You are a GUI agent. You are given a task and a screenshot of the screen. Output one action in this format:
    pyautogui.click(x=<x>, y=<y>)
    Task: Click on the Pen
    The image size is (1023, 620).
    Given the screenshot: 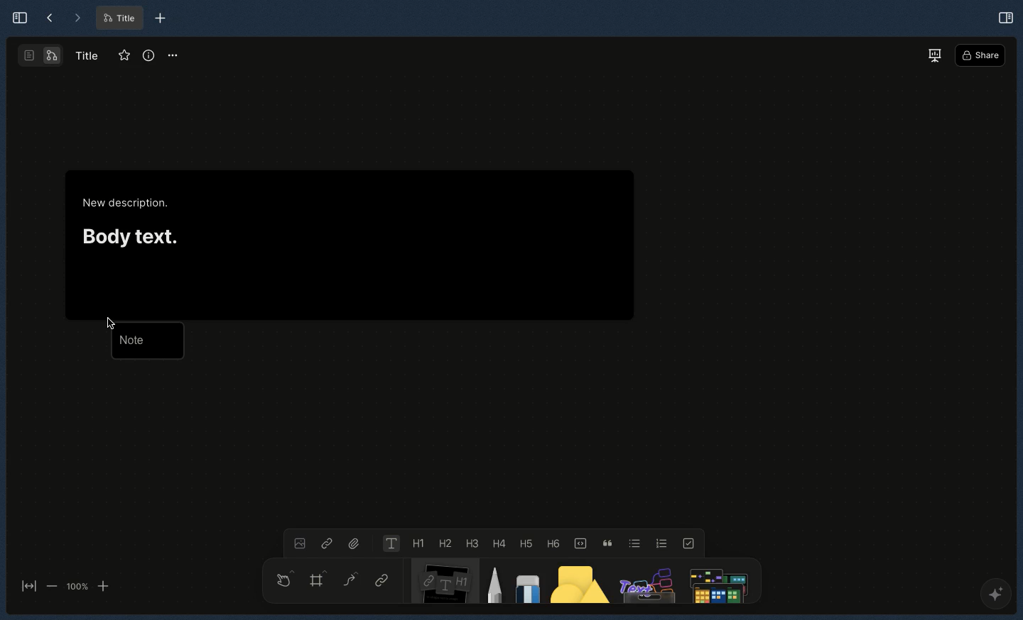 What is the action you would take?
    pyautogui.click(x=494, y=583)
    